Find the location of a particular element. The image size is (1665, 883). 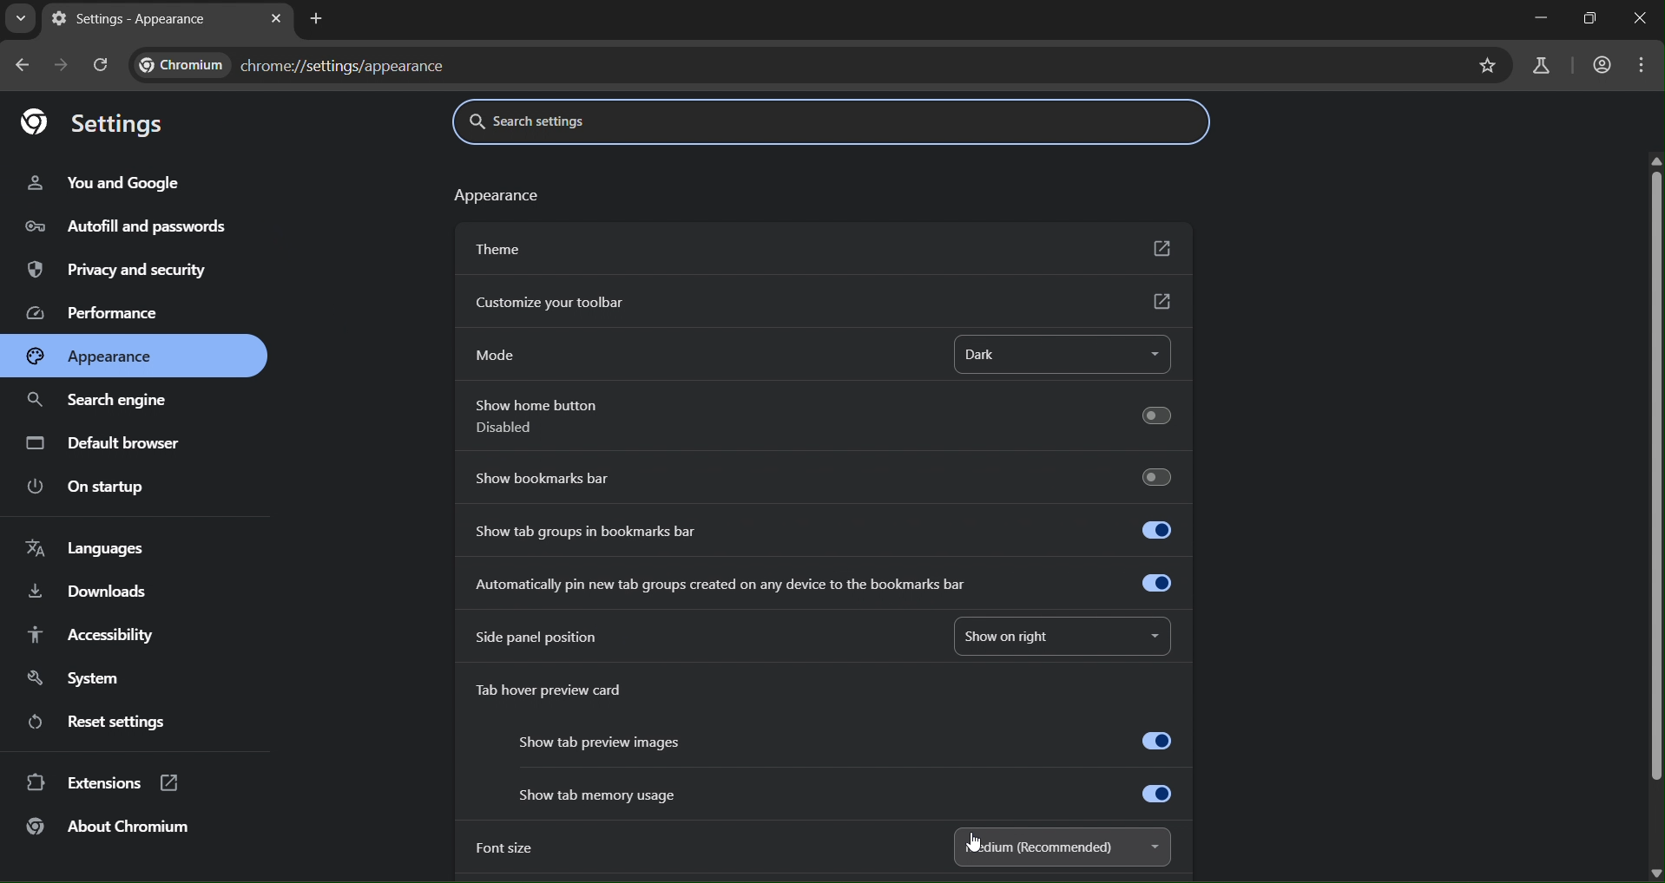

go back one page is located at coordinates (21, 68).